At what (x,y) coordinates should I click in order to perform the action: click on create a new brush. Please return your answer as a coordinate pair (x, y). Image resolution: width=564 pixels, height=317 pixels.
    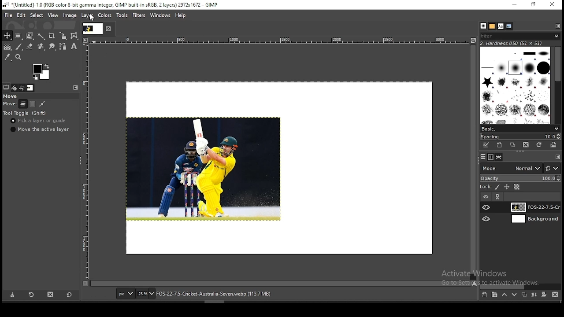
    Looking at the image, I should click on (499, 145).